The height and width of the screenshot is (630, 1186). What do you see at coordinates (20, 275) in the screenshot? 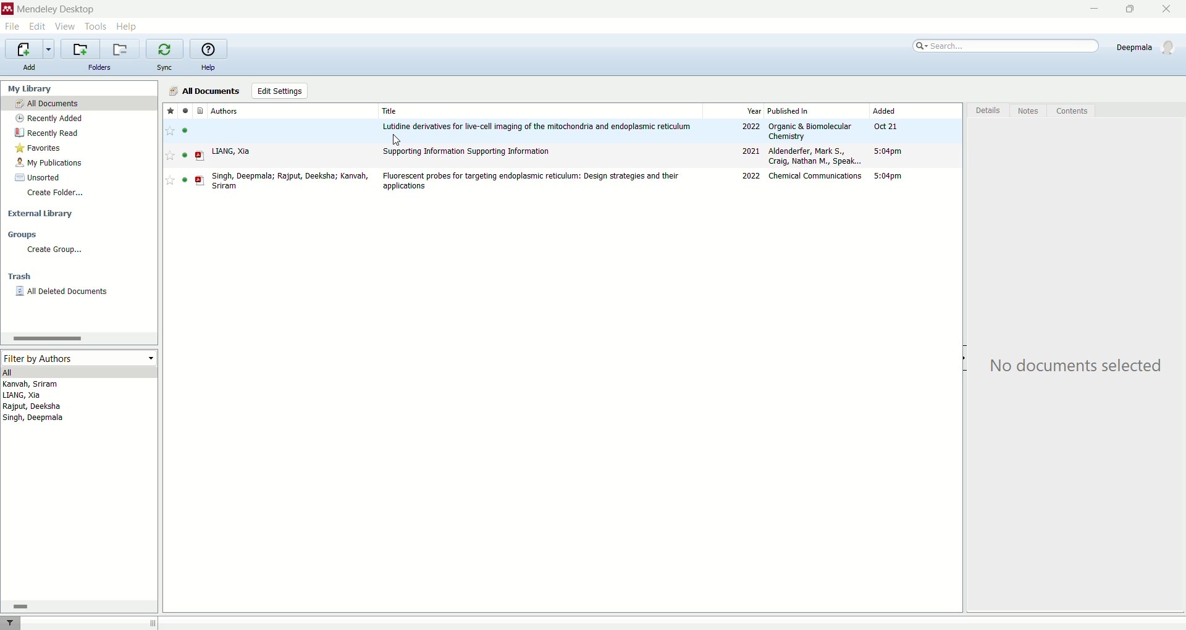
I see `trash` at bounding box center [20, 275].